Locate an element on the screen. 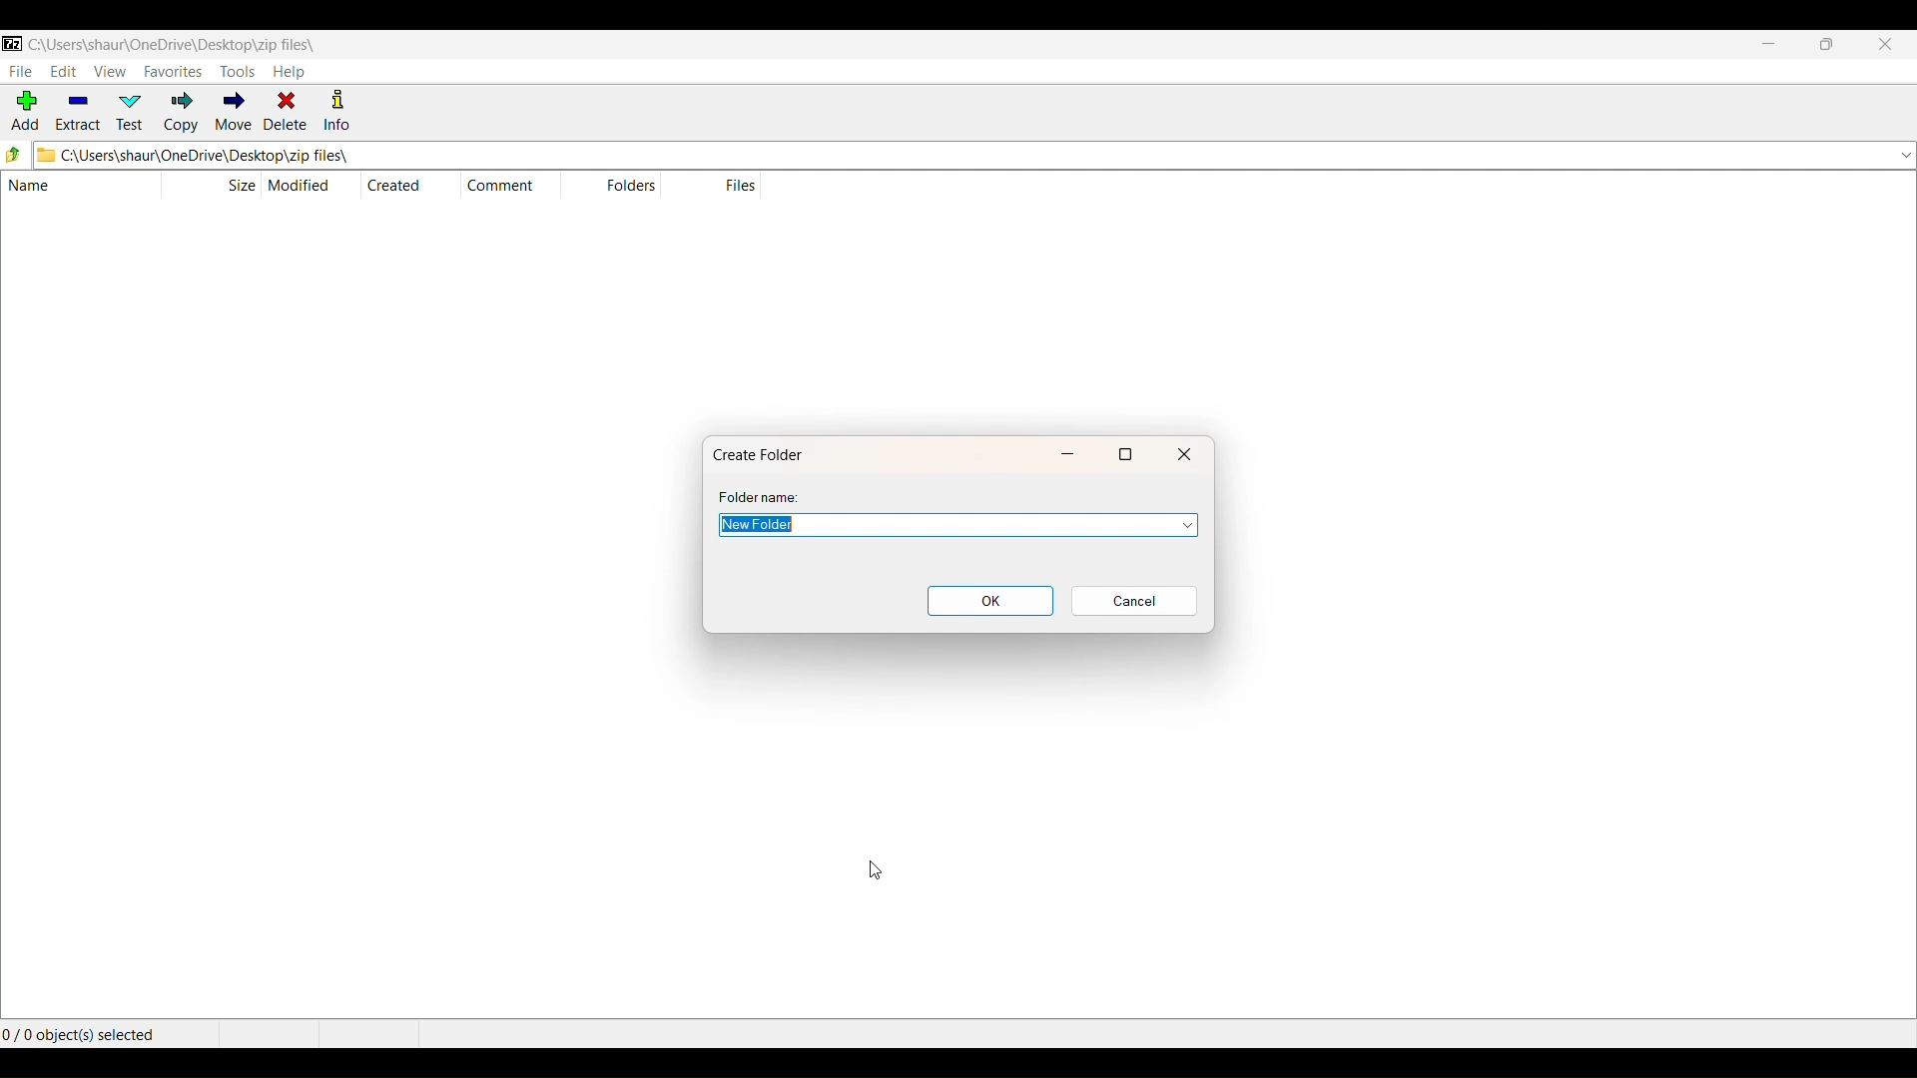 The width and height of the screenshot is (1917, 1078). MINIMIZE is located at coordinates (1769, 46).